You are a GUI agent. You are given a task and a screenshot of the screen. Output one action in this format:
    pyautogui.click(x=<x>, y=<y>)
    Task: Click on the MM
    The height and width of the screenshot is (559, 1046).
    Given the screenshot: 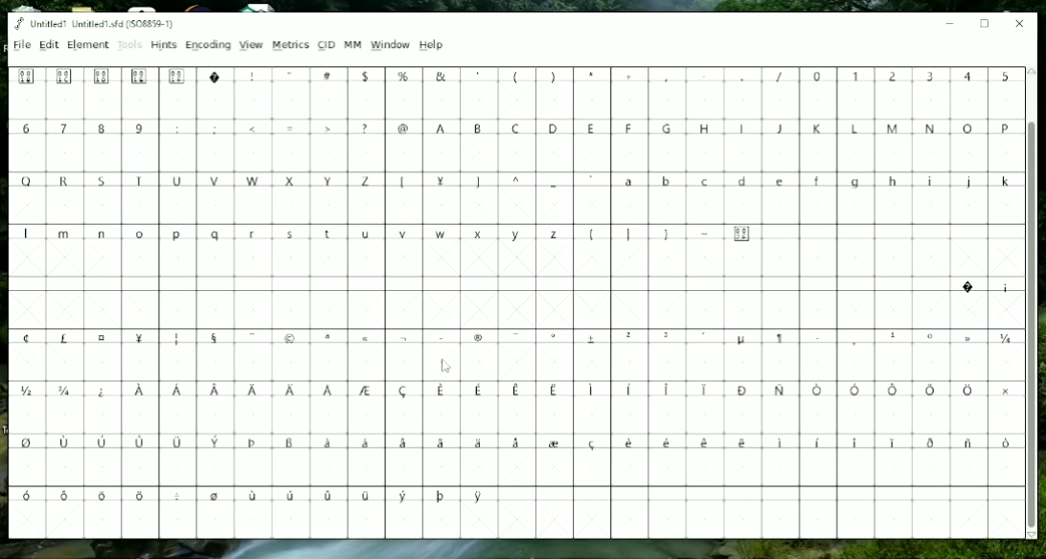 What is the action you would take?
    pyautogui.click(x=352, y=44)
    